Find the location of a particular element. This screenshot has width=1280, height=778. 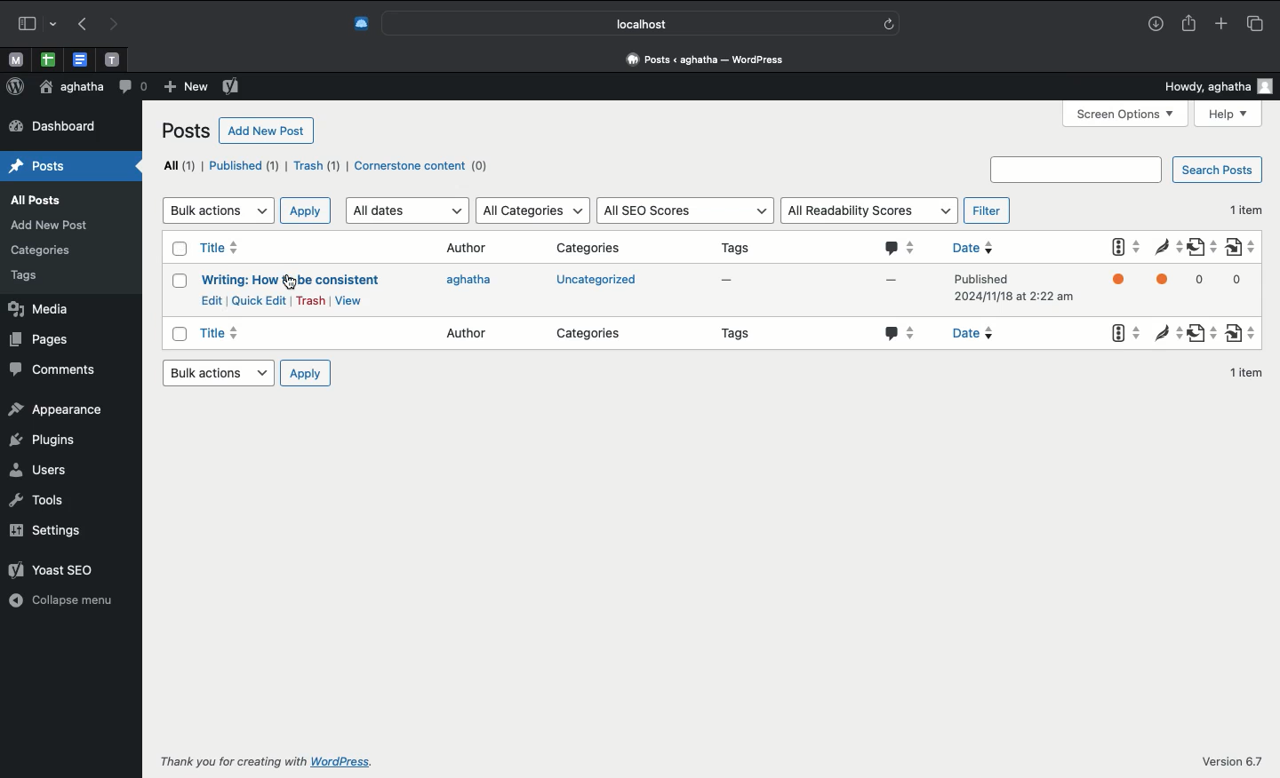

Howdy user is located at coordinates (1220, 86).